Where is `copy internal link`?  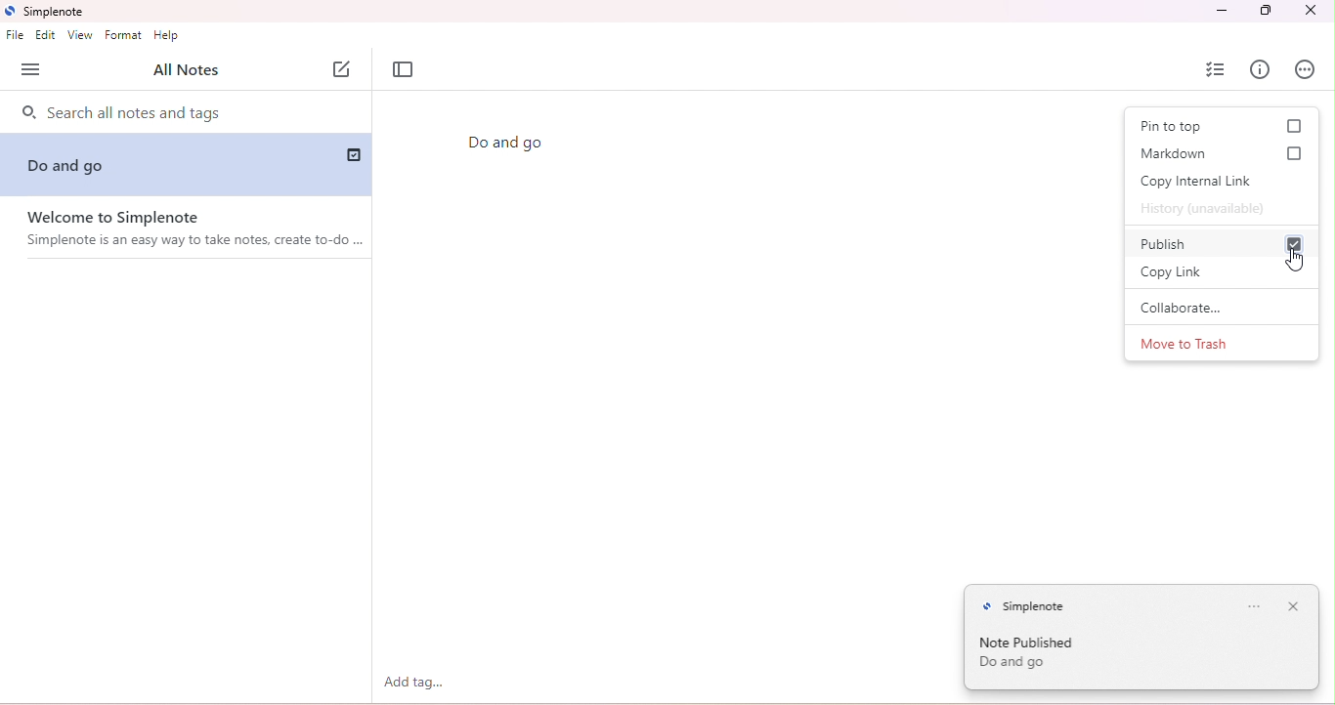
copy internal link is located at coordinates (1201, 182).